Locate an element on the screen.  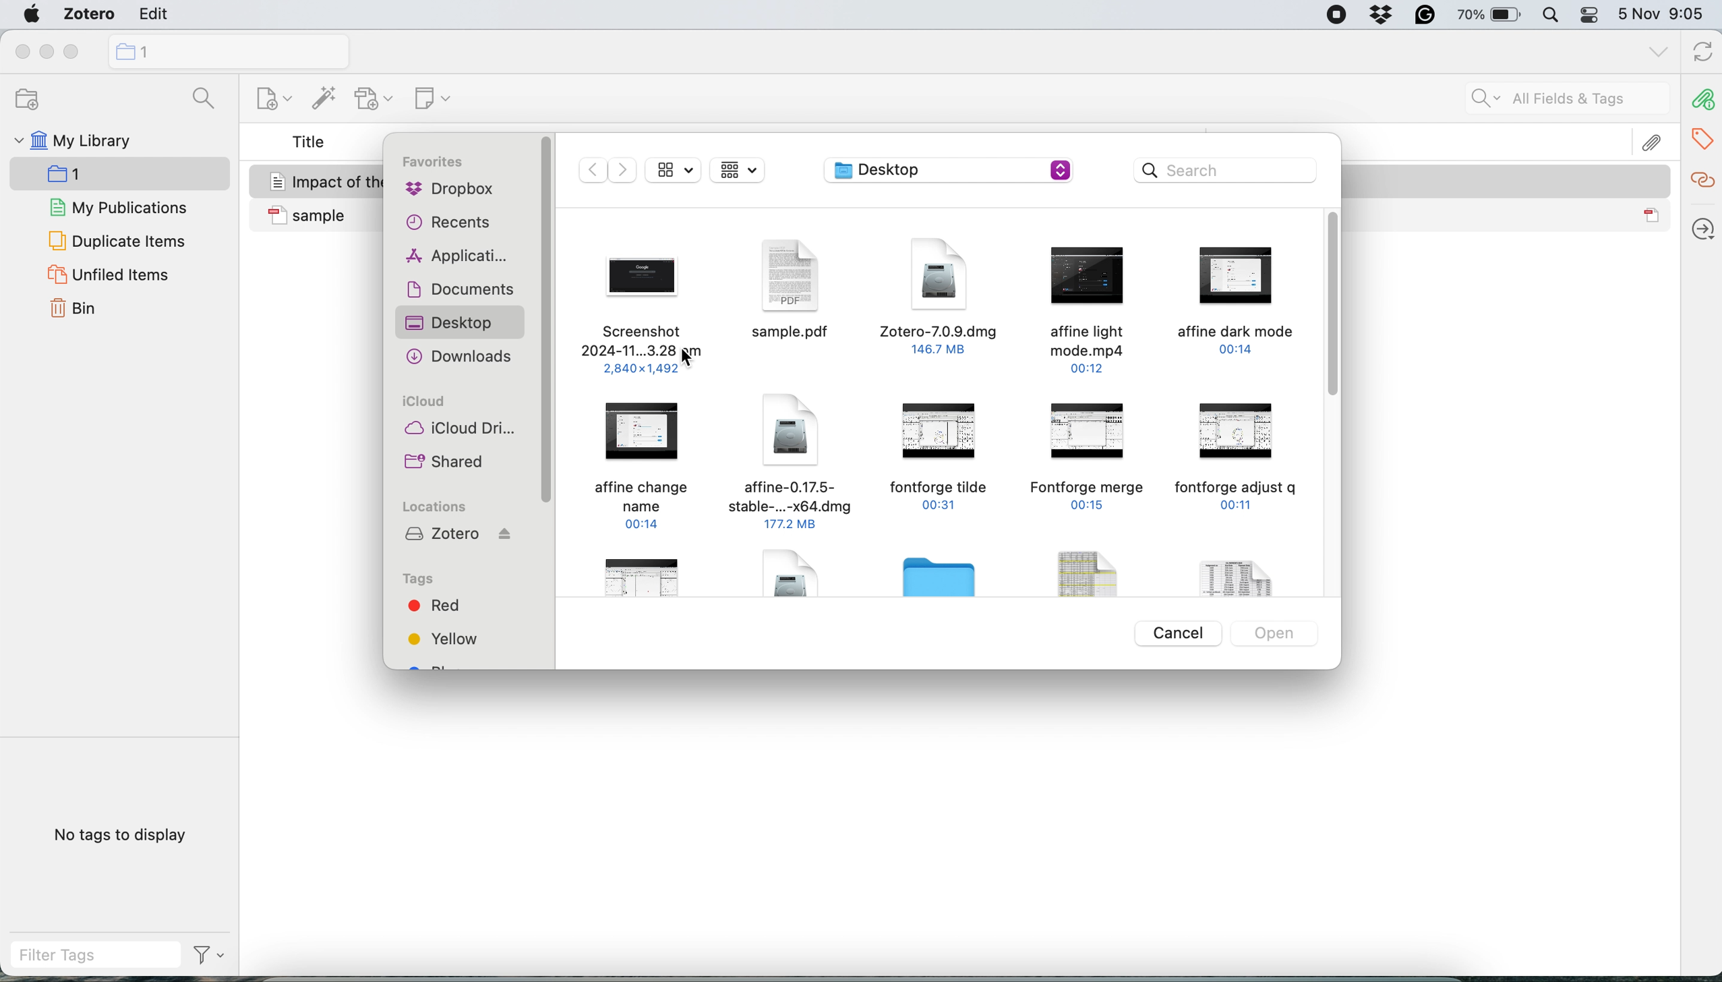
sample.pdf is located at coordinates (794, 291).